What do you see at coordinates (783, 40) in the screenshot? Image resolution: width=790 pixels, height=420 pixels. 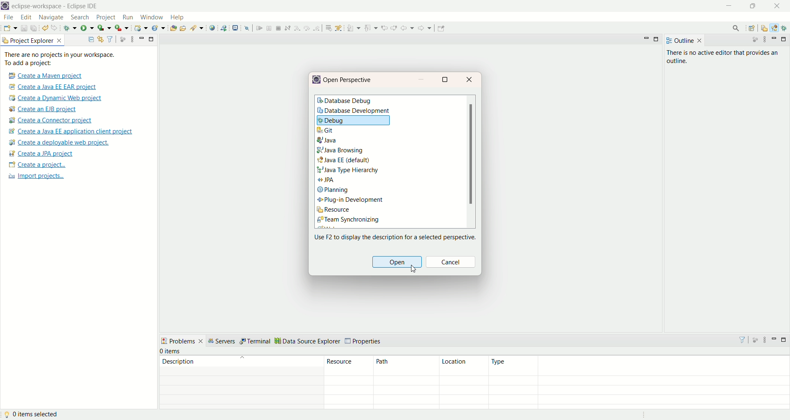 I see `maximize` at bounding box center [783, 40].